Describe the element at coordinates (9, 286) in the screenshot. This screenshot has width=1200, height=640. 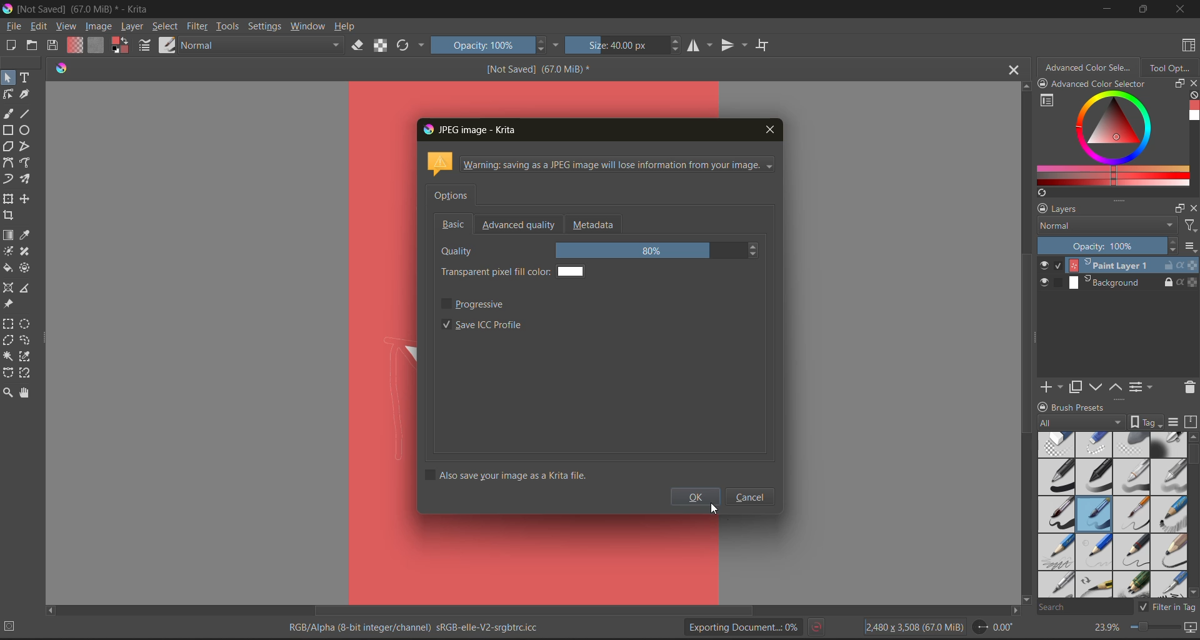
I see `tools` at that location.